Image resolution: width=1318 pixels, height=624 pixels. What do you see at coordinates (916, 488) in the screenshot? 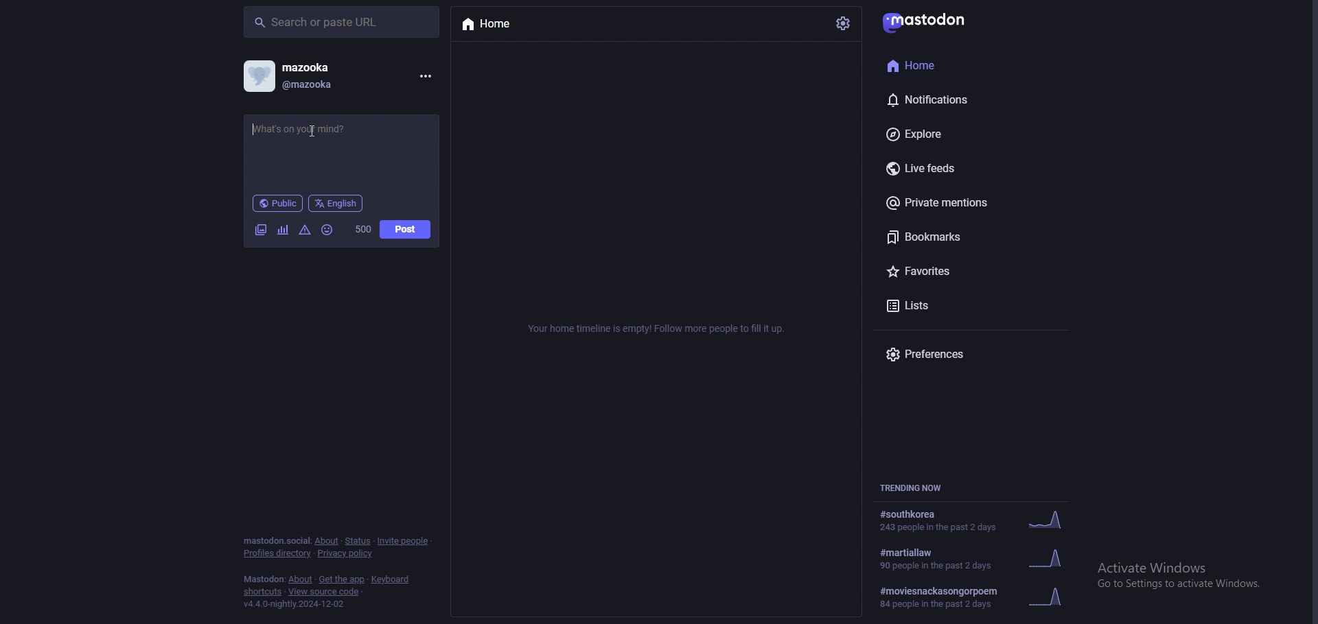
I see `trending now` at bounding box center [916, 488].